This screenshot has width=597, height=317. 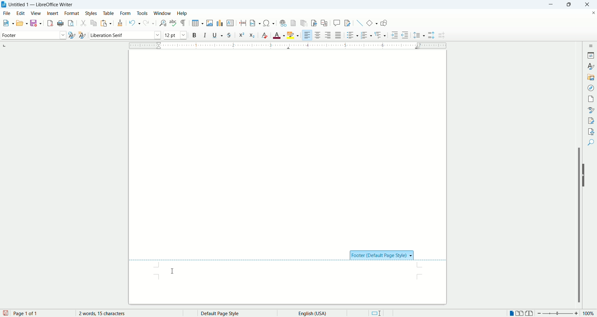 I want to click on bold, so click(x=194, y=35).